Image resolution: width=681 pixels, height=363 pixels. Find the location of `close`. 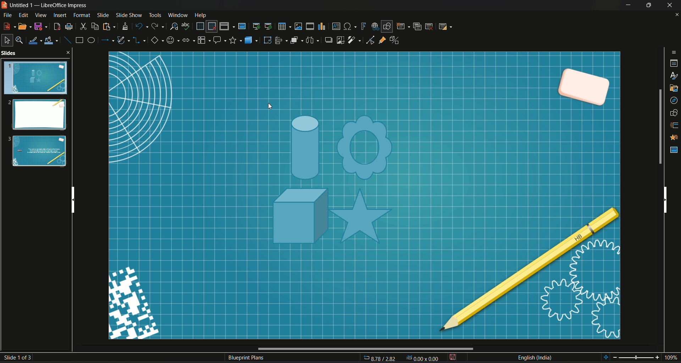

close is located at coordinates (677, 15).